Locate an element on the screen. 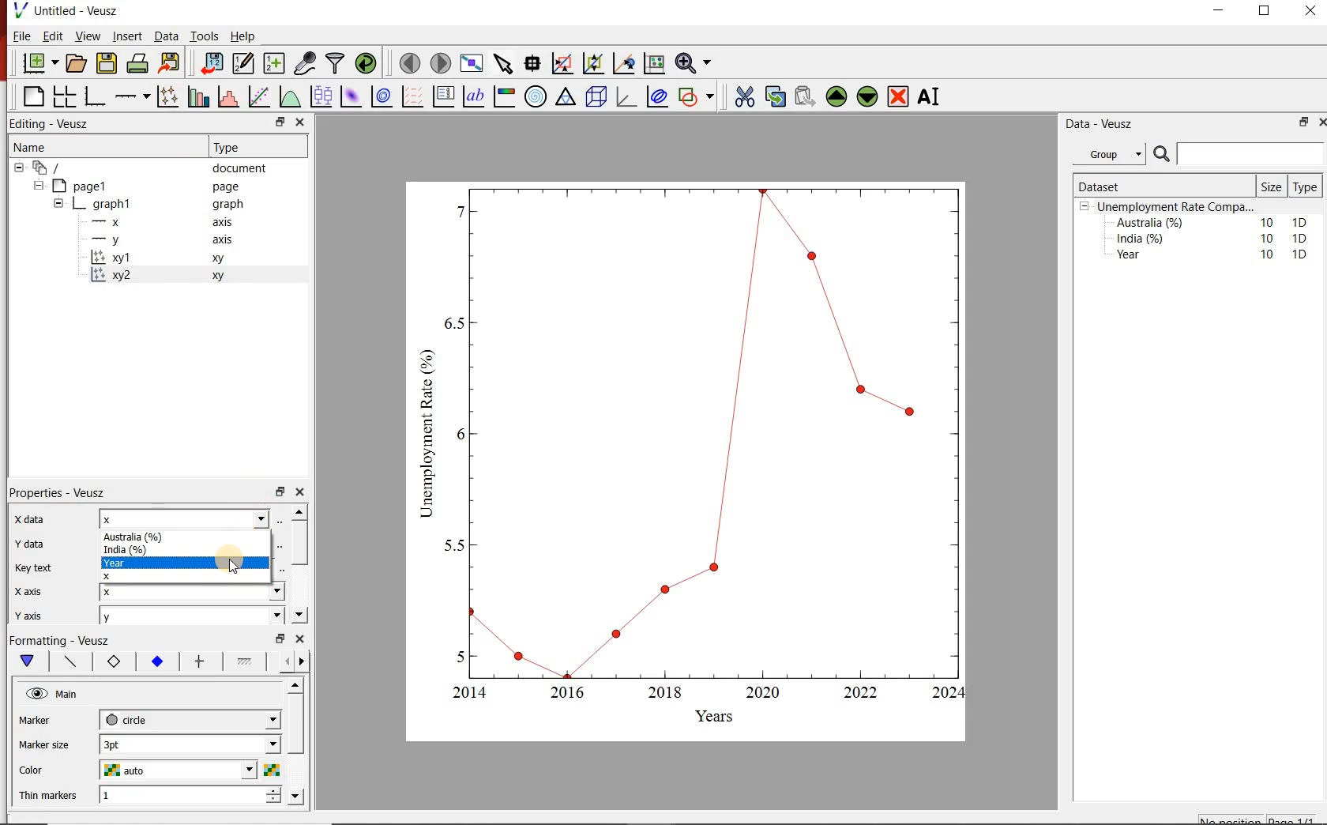  y data is located at coordinates (34, 544).